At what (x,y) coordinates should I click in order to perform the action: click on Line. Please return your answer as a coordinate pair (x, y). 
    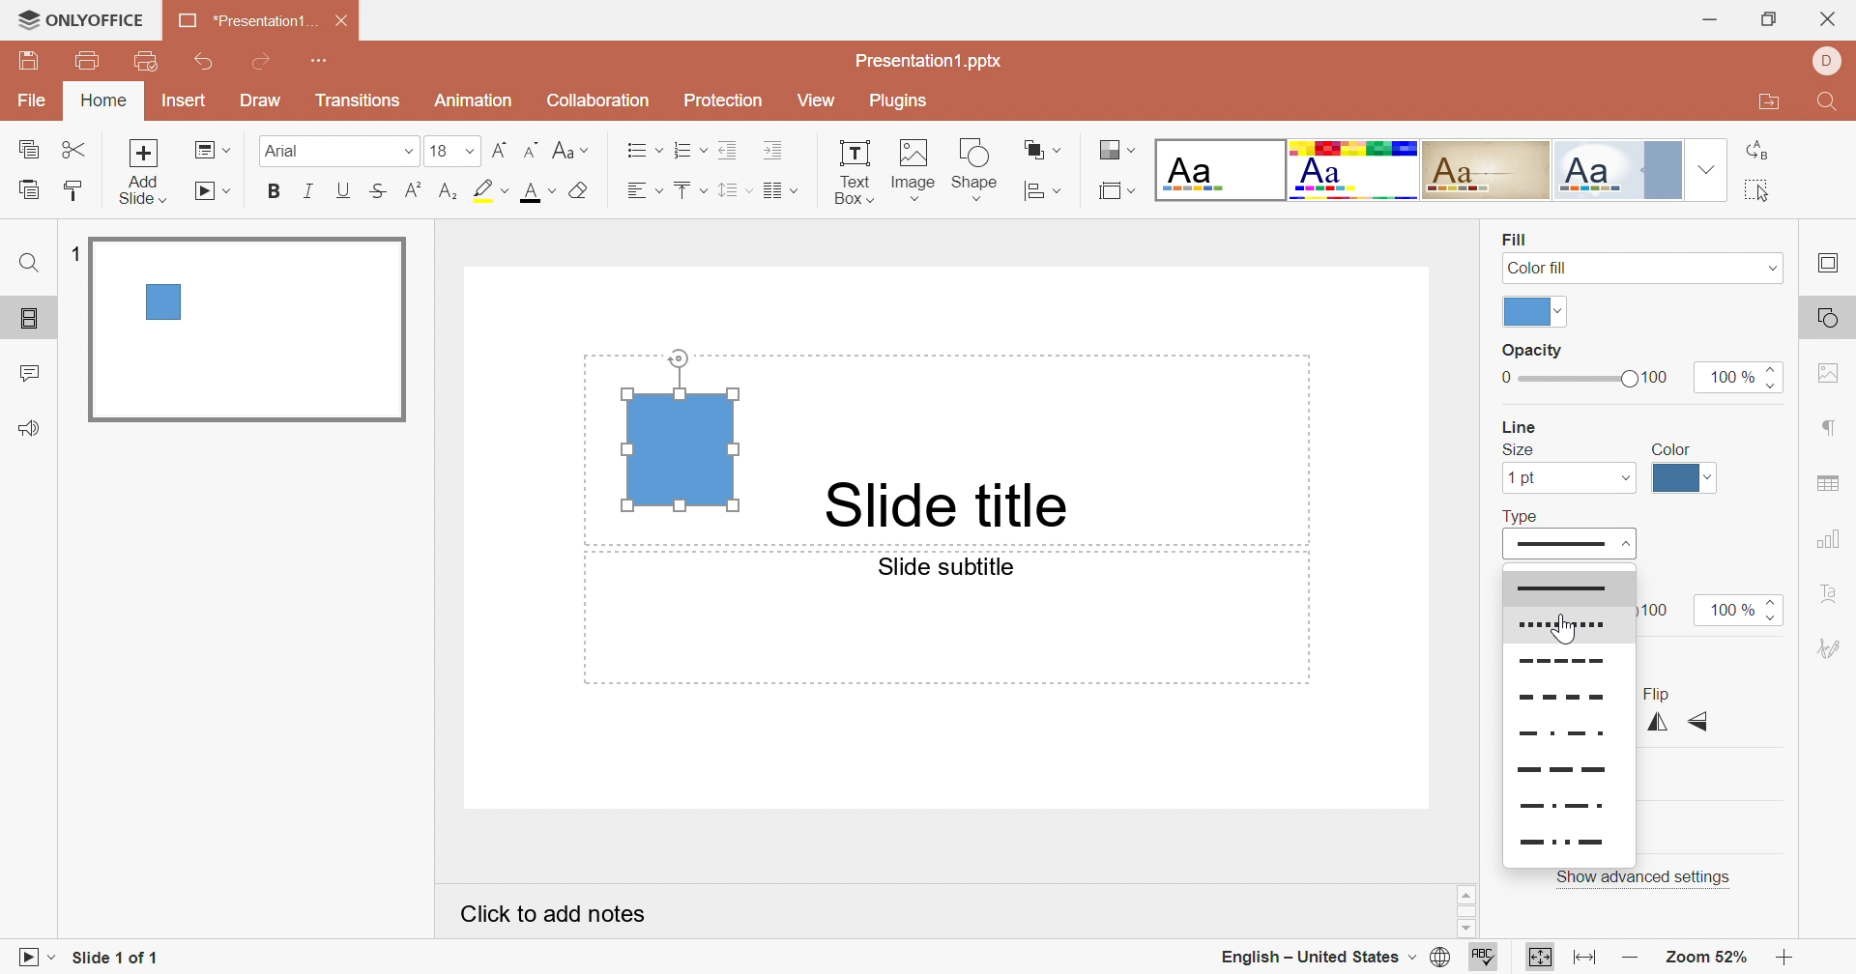
    Looking at the image, I should click on (1515, 426).